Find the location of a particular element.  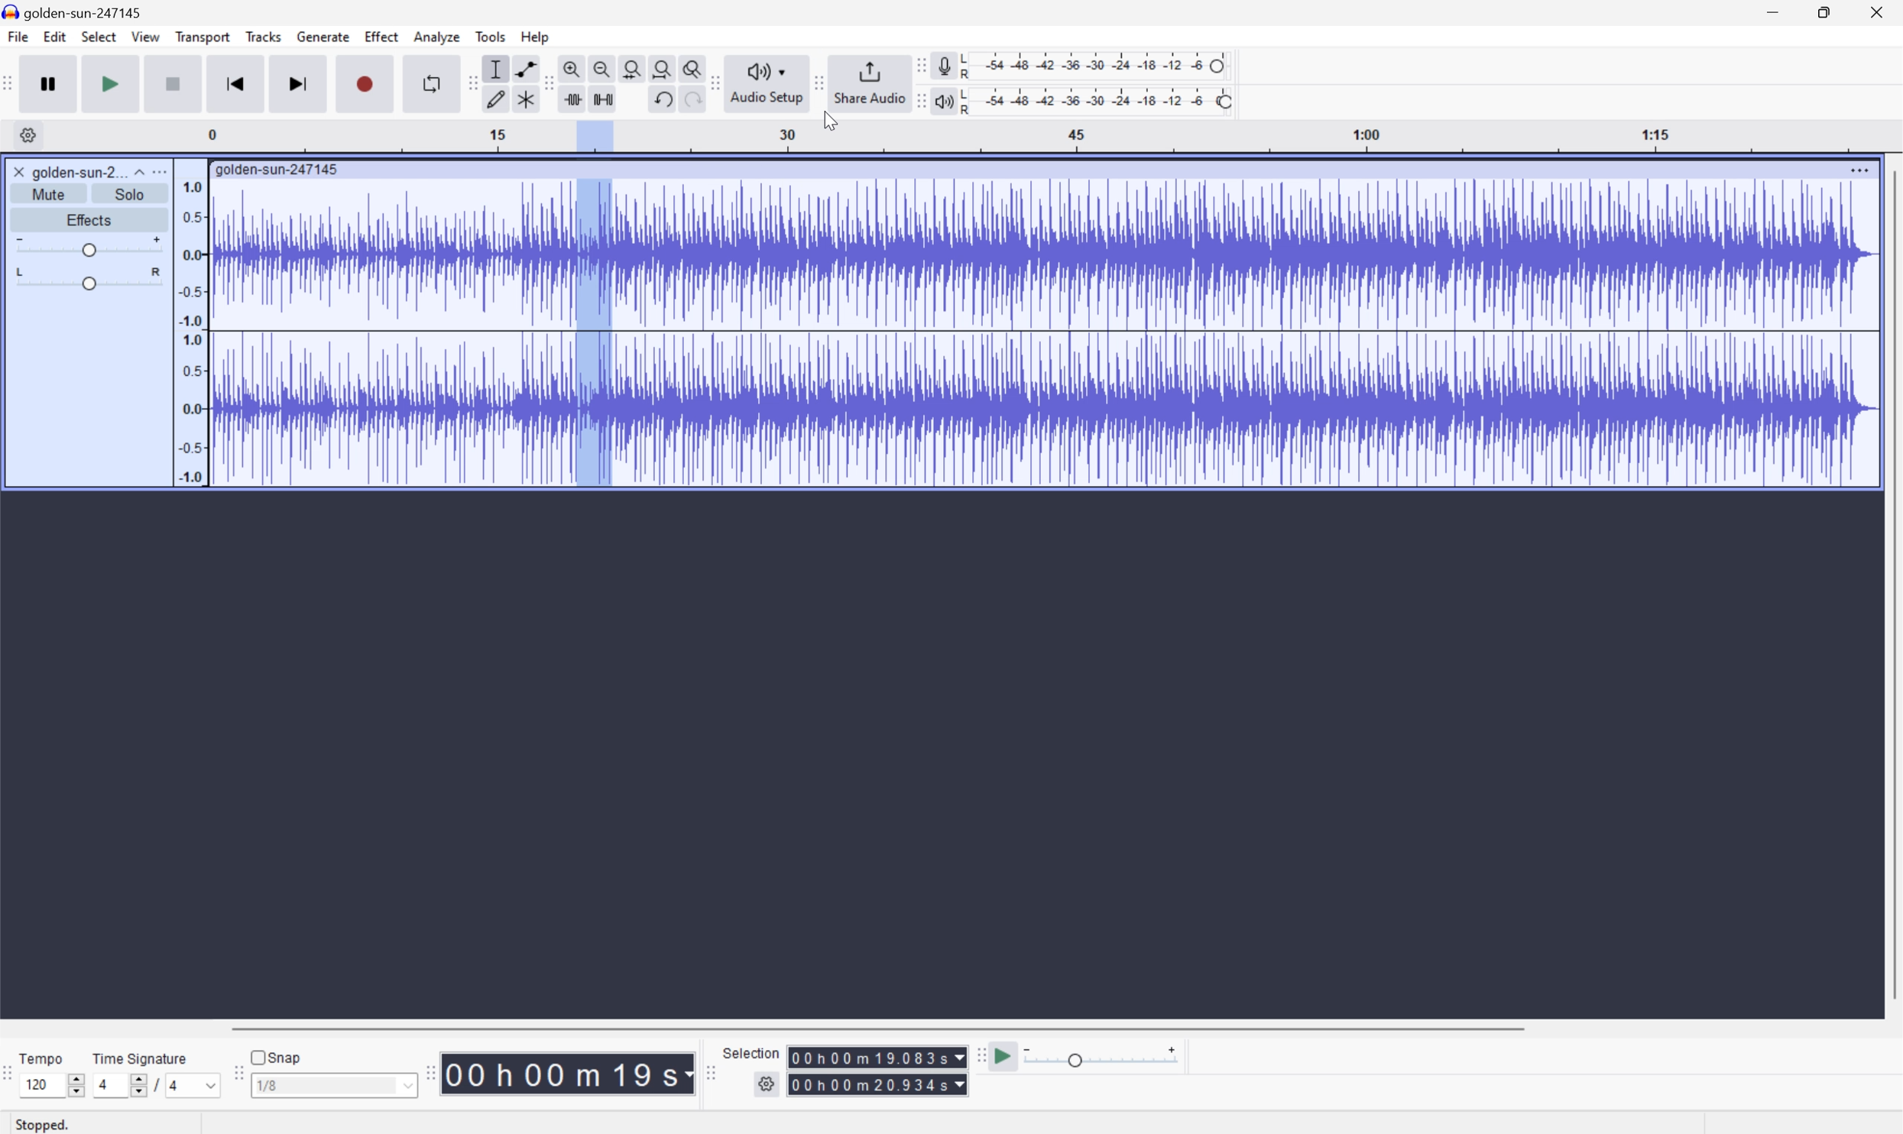

Minimize is located at coordinates (1771, 11).